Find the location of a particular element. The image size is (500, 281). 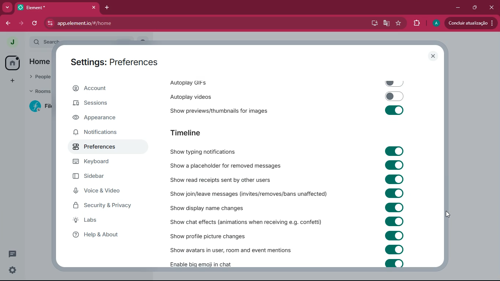

url is located at coordinates (106, 23).